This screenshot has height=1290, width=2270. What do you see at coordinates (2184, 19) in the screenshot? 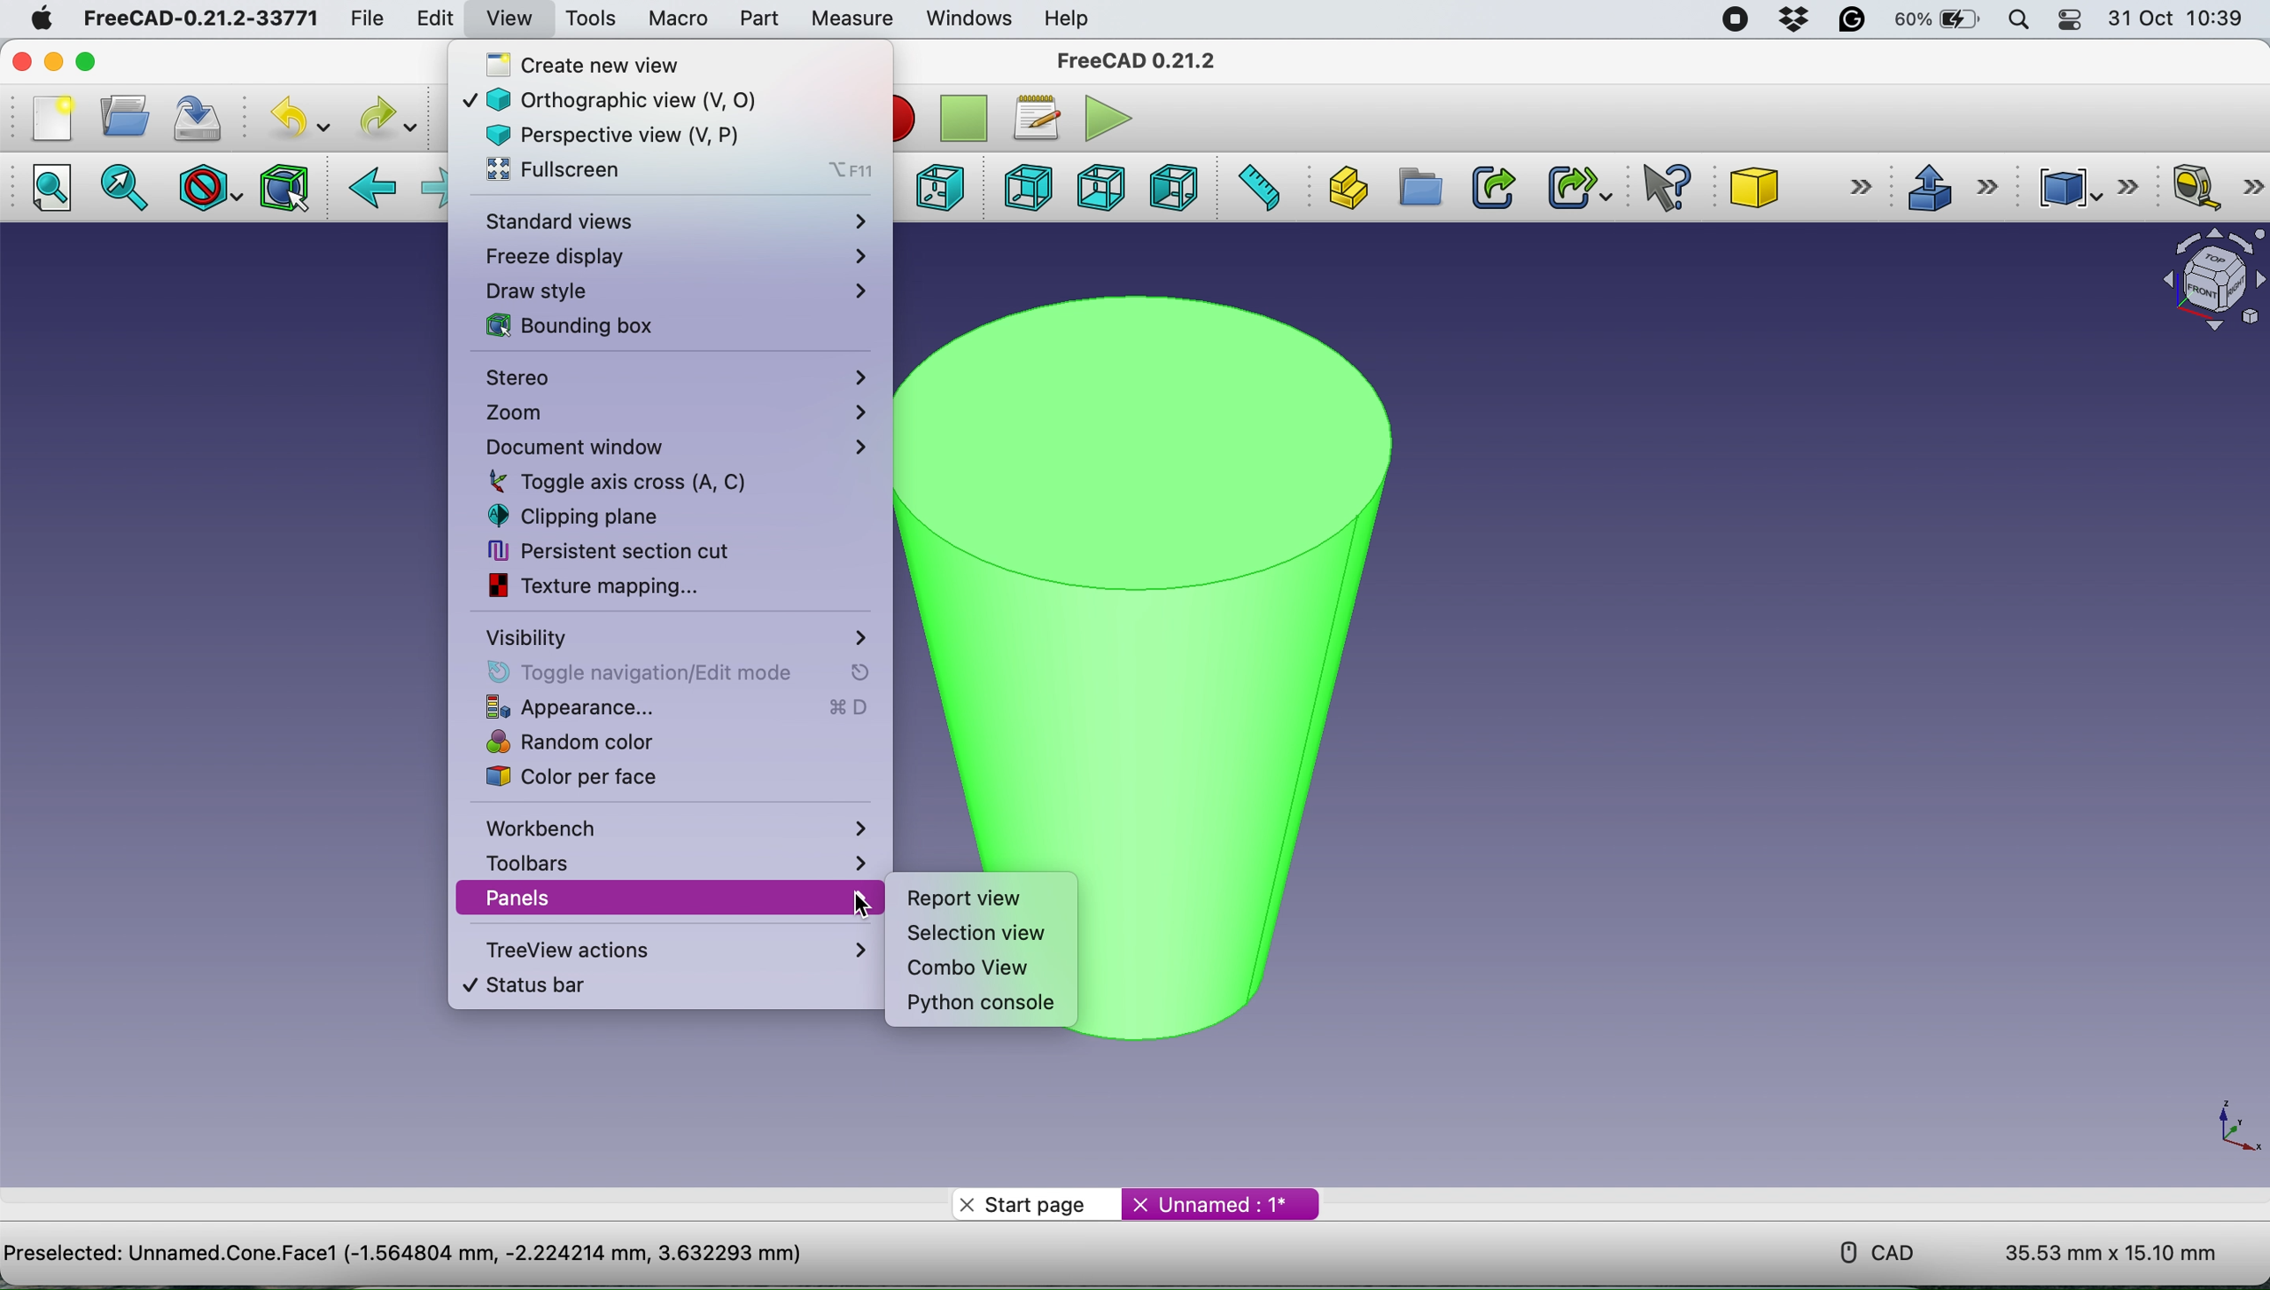
I see `31 oct 10:39 ` at bounding box center [2184, 19].